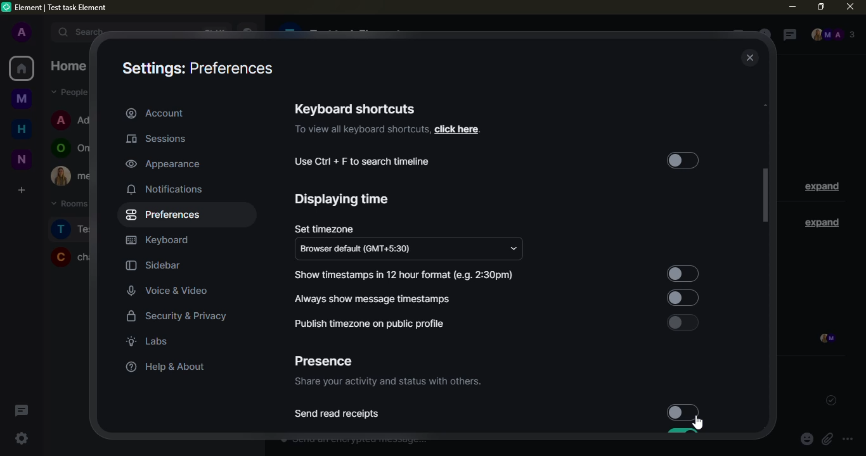 The image size is (866, 456). What do you see at coordinates (680, 297) in the screenshot?
I see `enable` at bounding box center [680, 297].